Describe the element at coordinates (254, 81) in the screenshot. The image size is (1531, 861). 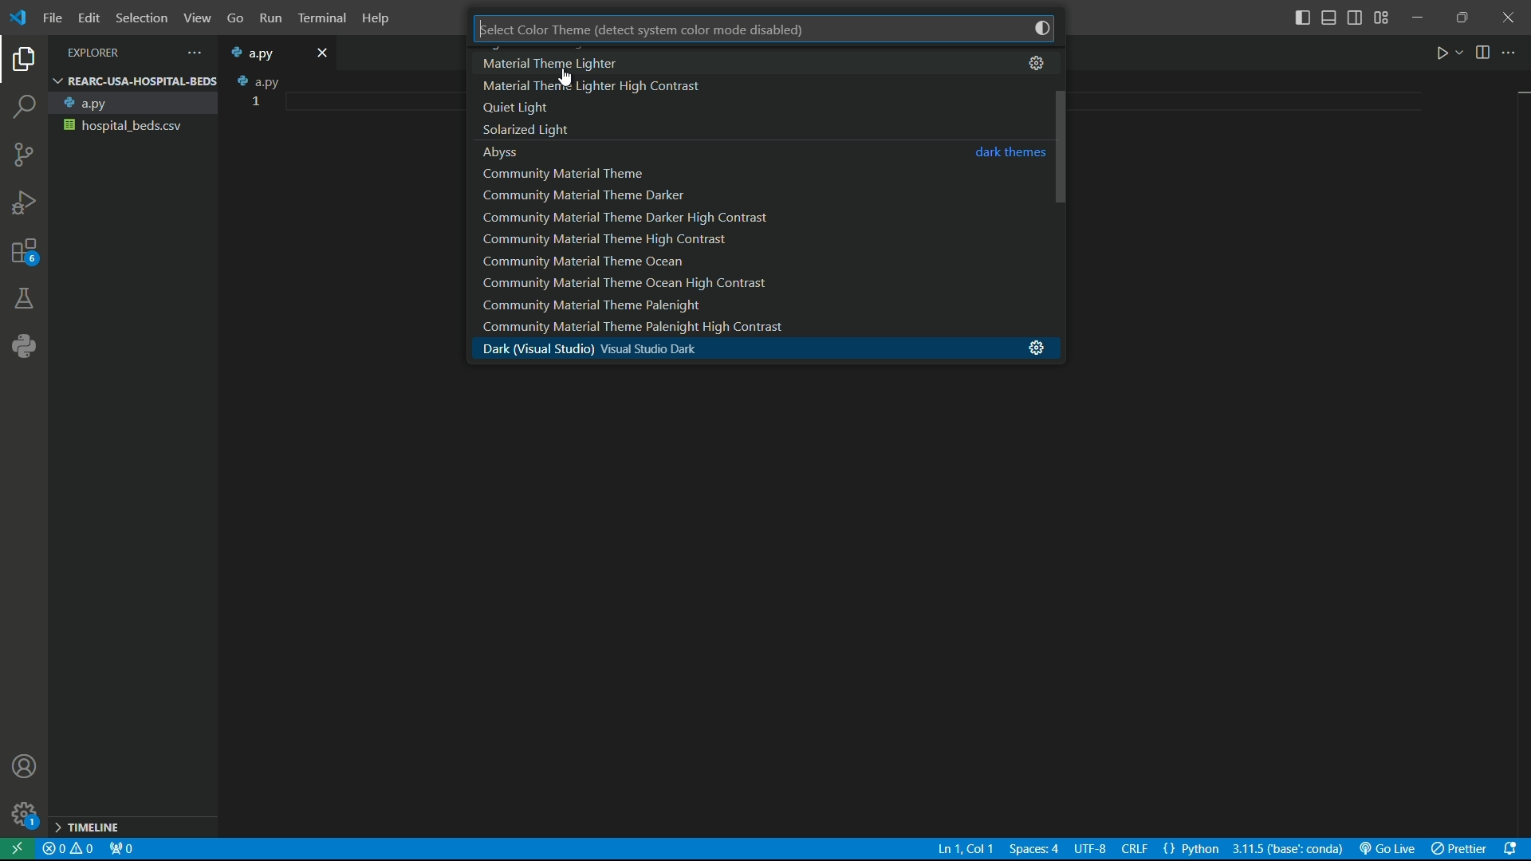
I see `a.py` at that location.